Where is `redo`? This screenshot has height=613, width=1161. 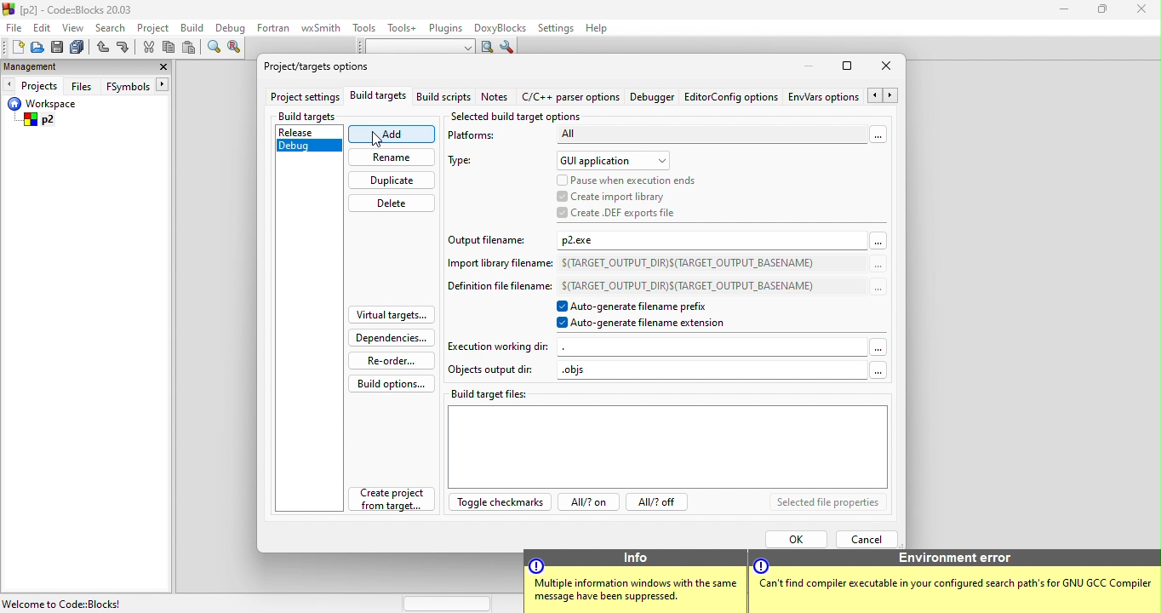
redo is located at coordinates (123, 49).